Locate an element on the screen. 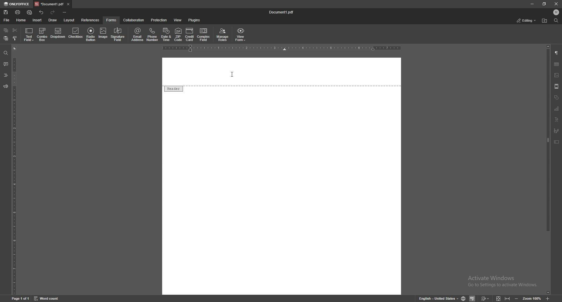 The width and height of the screenshot is (562, 302). undo is located at coordinates (41, 12).